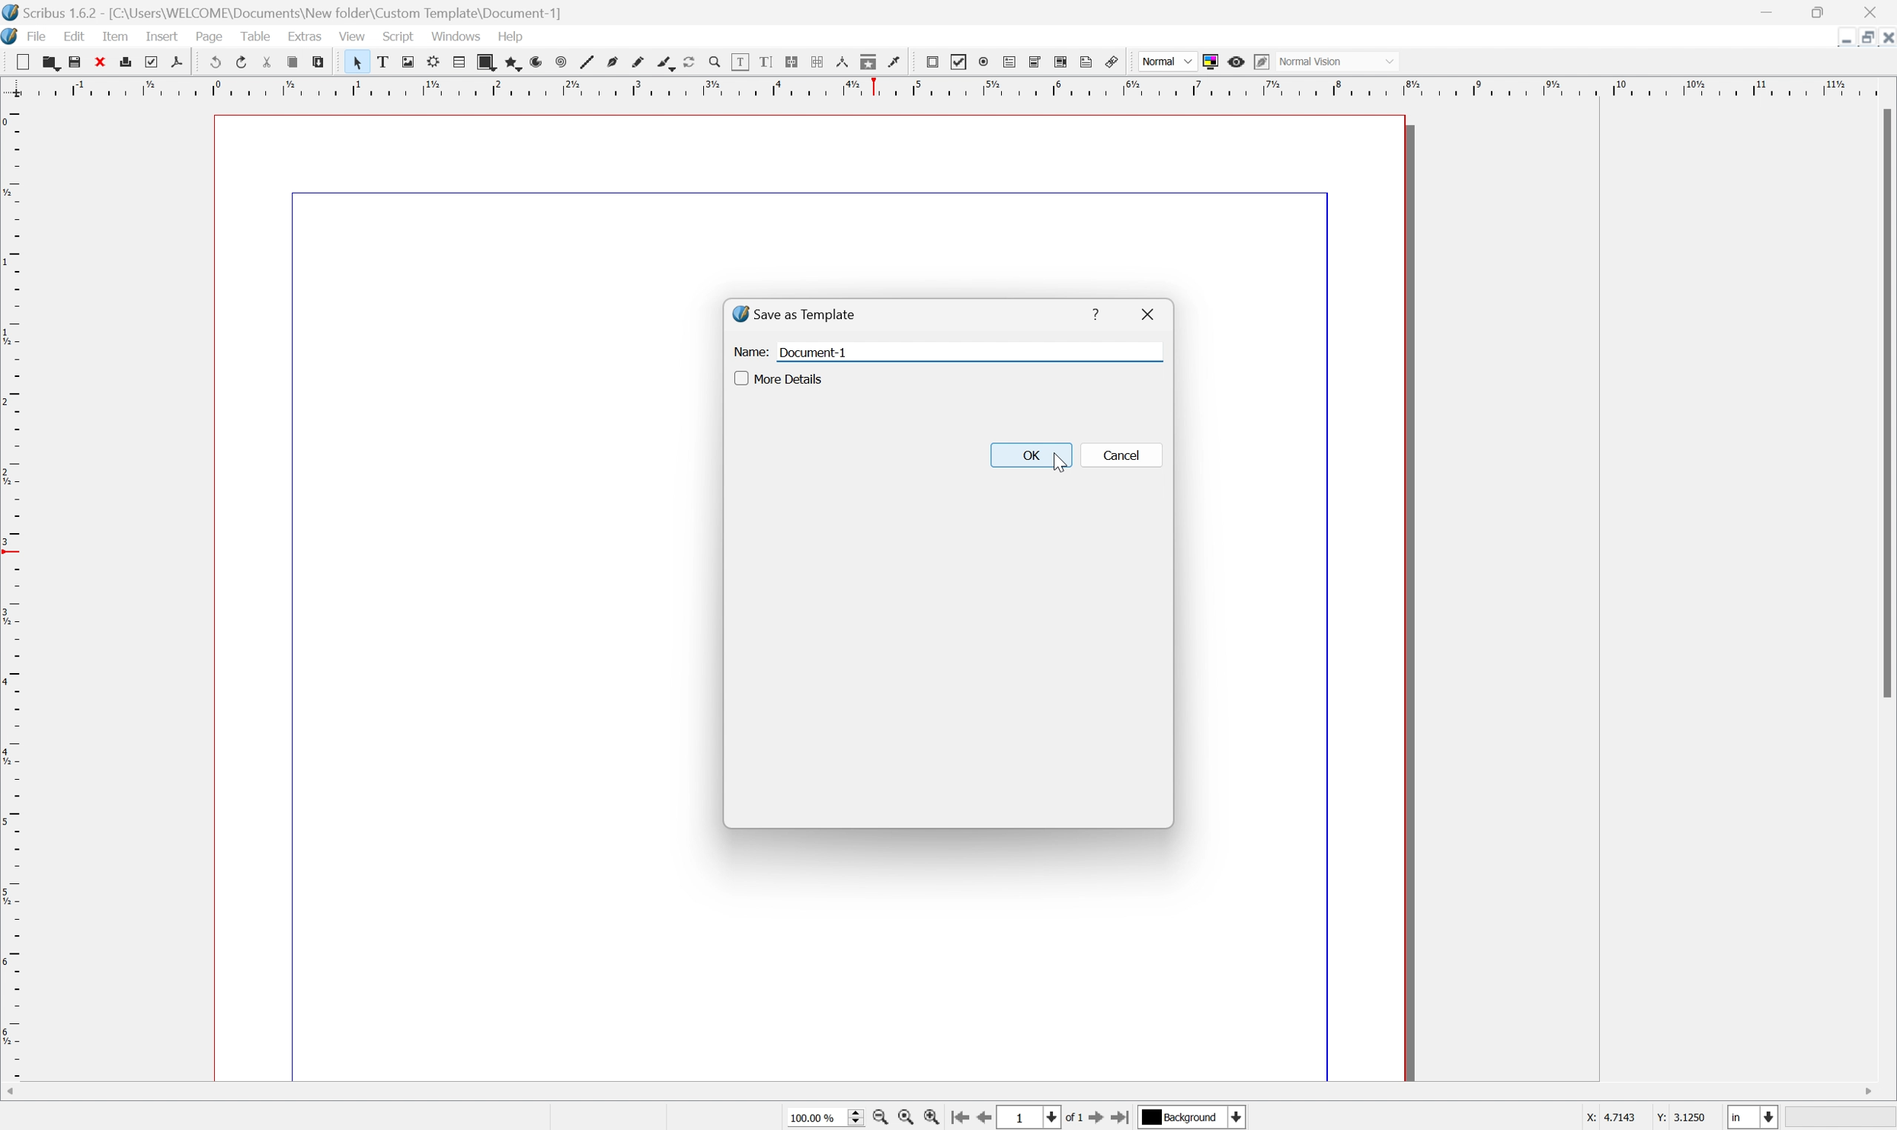 Image resolution: width=1897 pixels, height=1130 pixels. I want to click on extras, so click(304, 37).